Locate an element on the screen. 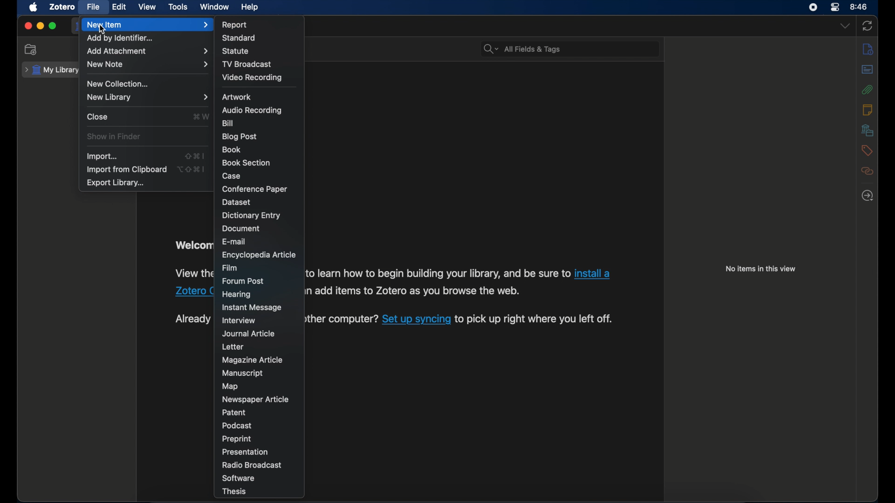 The image size is (895, 503). import is located at coordinates (103, 156).